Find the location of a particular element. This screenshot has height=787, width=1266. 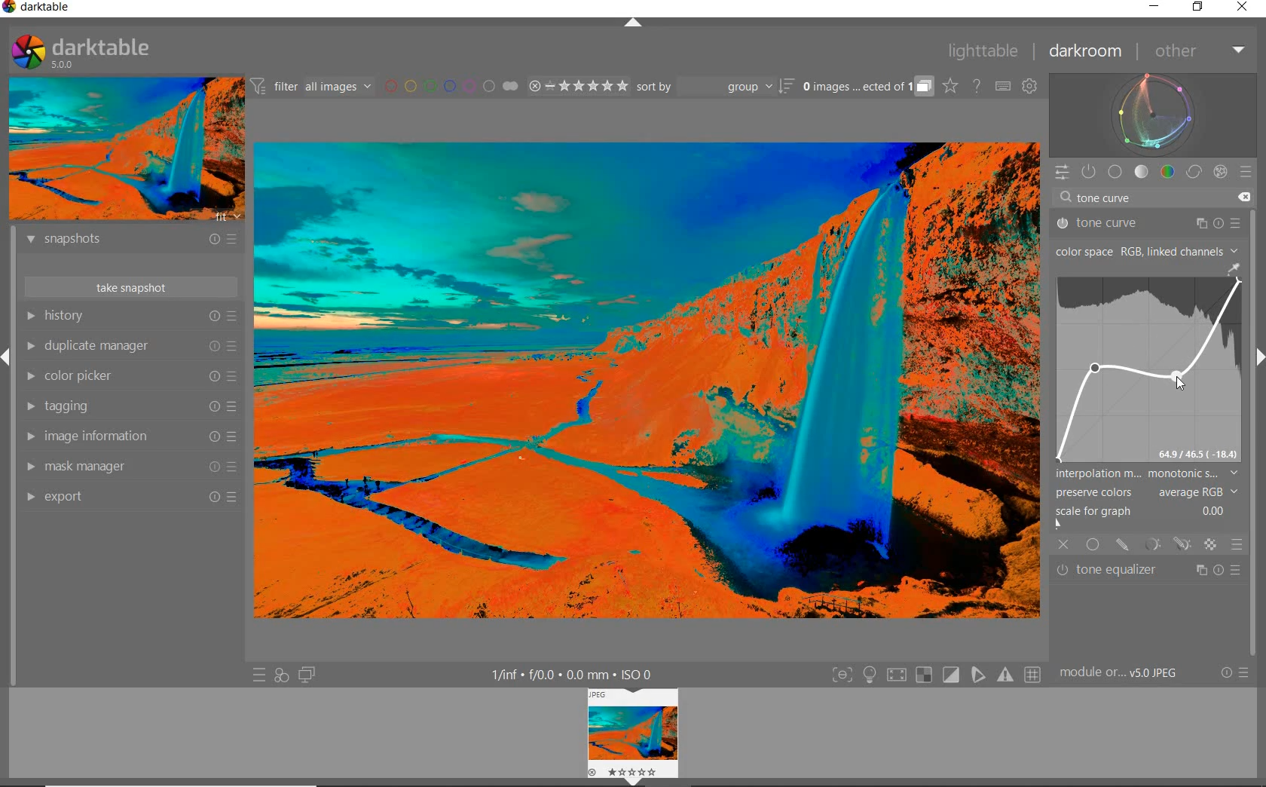

base is located at coordinates (1116, 171).